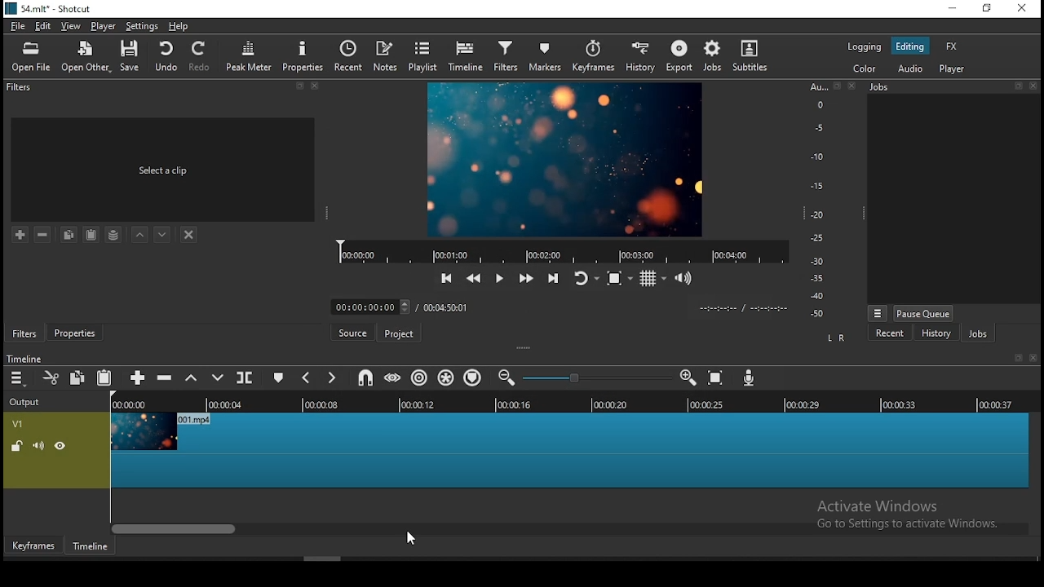 The width and height of the screenshot is (1044, 587). What do you see at coordinates (51, 7) in the screenshot?
I see `icon and file name` at bounding box center [51, 7].